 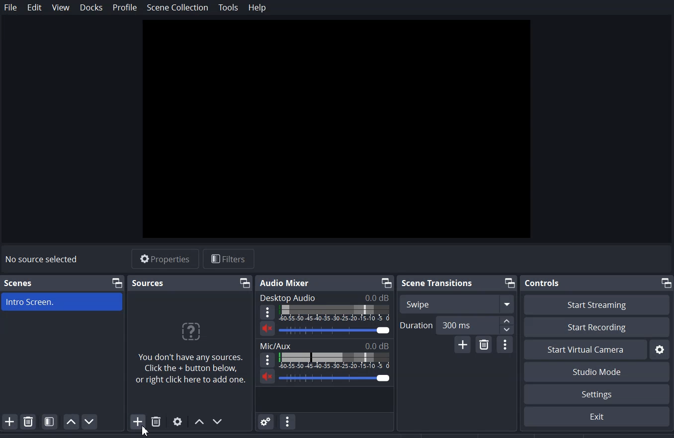 What do you see at coordinates (156, 422) in the screenshot?
I see `Remove Selected Source` at bounding box center [156, 422].